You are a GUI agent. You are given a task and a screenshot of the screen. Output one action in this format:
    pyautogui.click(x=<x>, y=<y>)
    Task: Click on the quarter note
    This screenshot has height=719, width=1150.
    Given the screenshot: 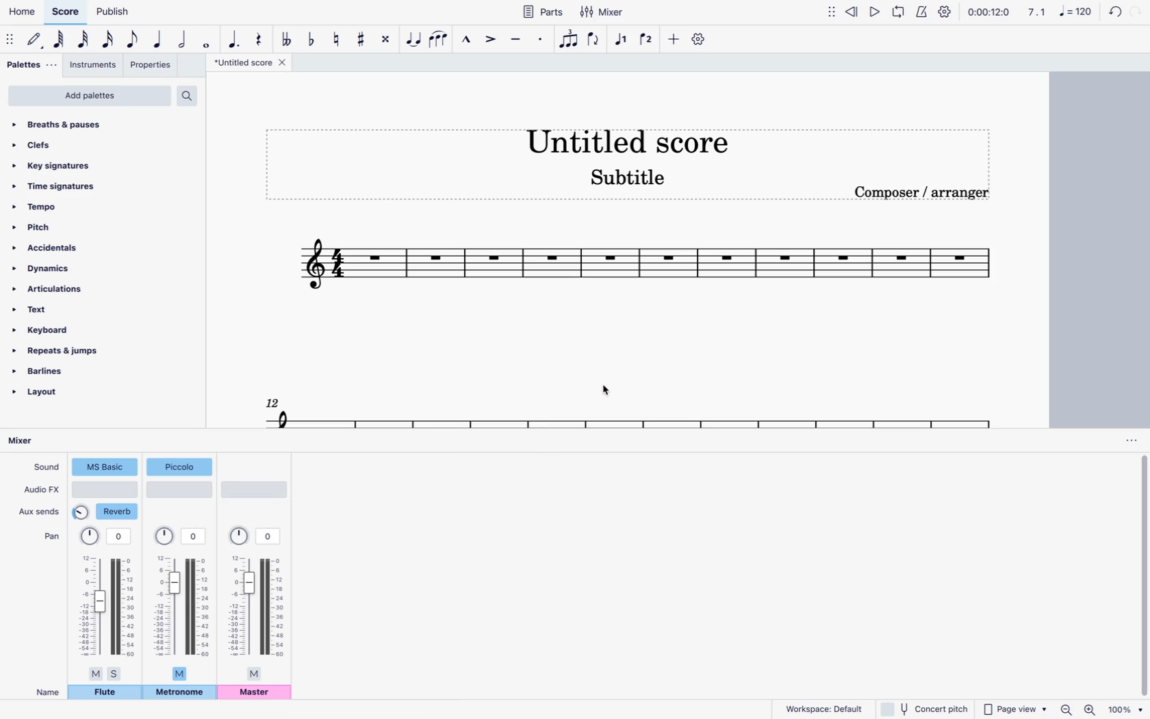 What is the action you would take?
    pyautogui.click(x=158, y=40)
    